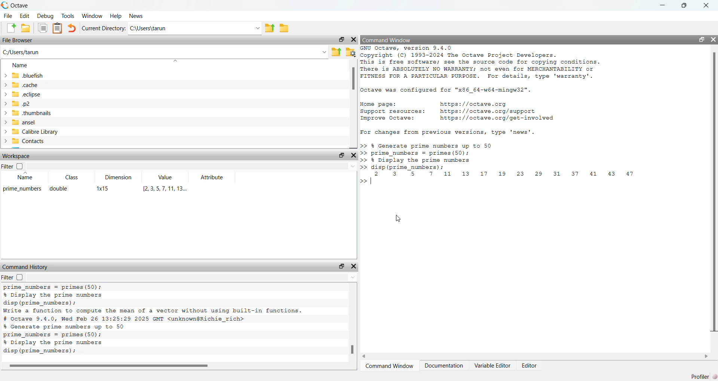 The height and width of the screenshot is (381, 718). What do you see at coordinates (22, 103) in the screenshot?
I see `.p2` at bounding box center [22, 103].